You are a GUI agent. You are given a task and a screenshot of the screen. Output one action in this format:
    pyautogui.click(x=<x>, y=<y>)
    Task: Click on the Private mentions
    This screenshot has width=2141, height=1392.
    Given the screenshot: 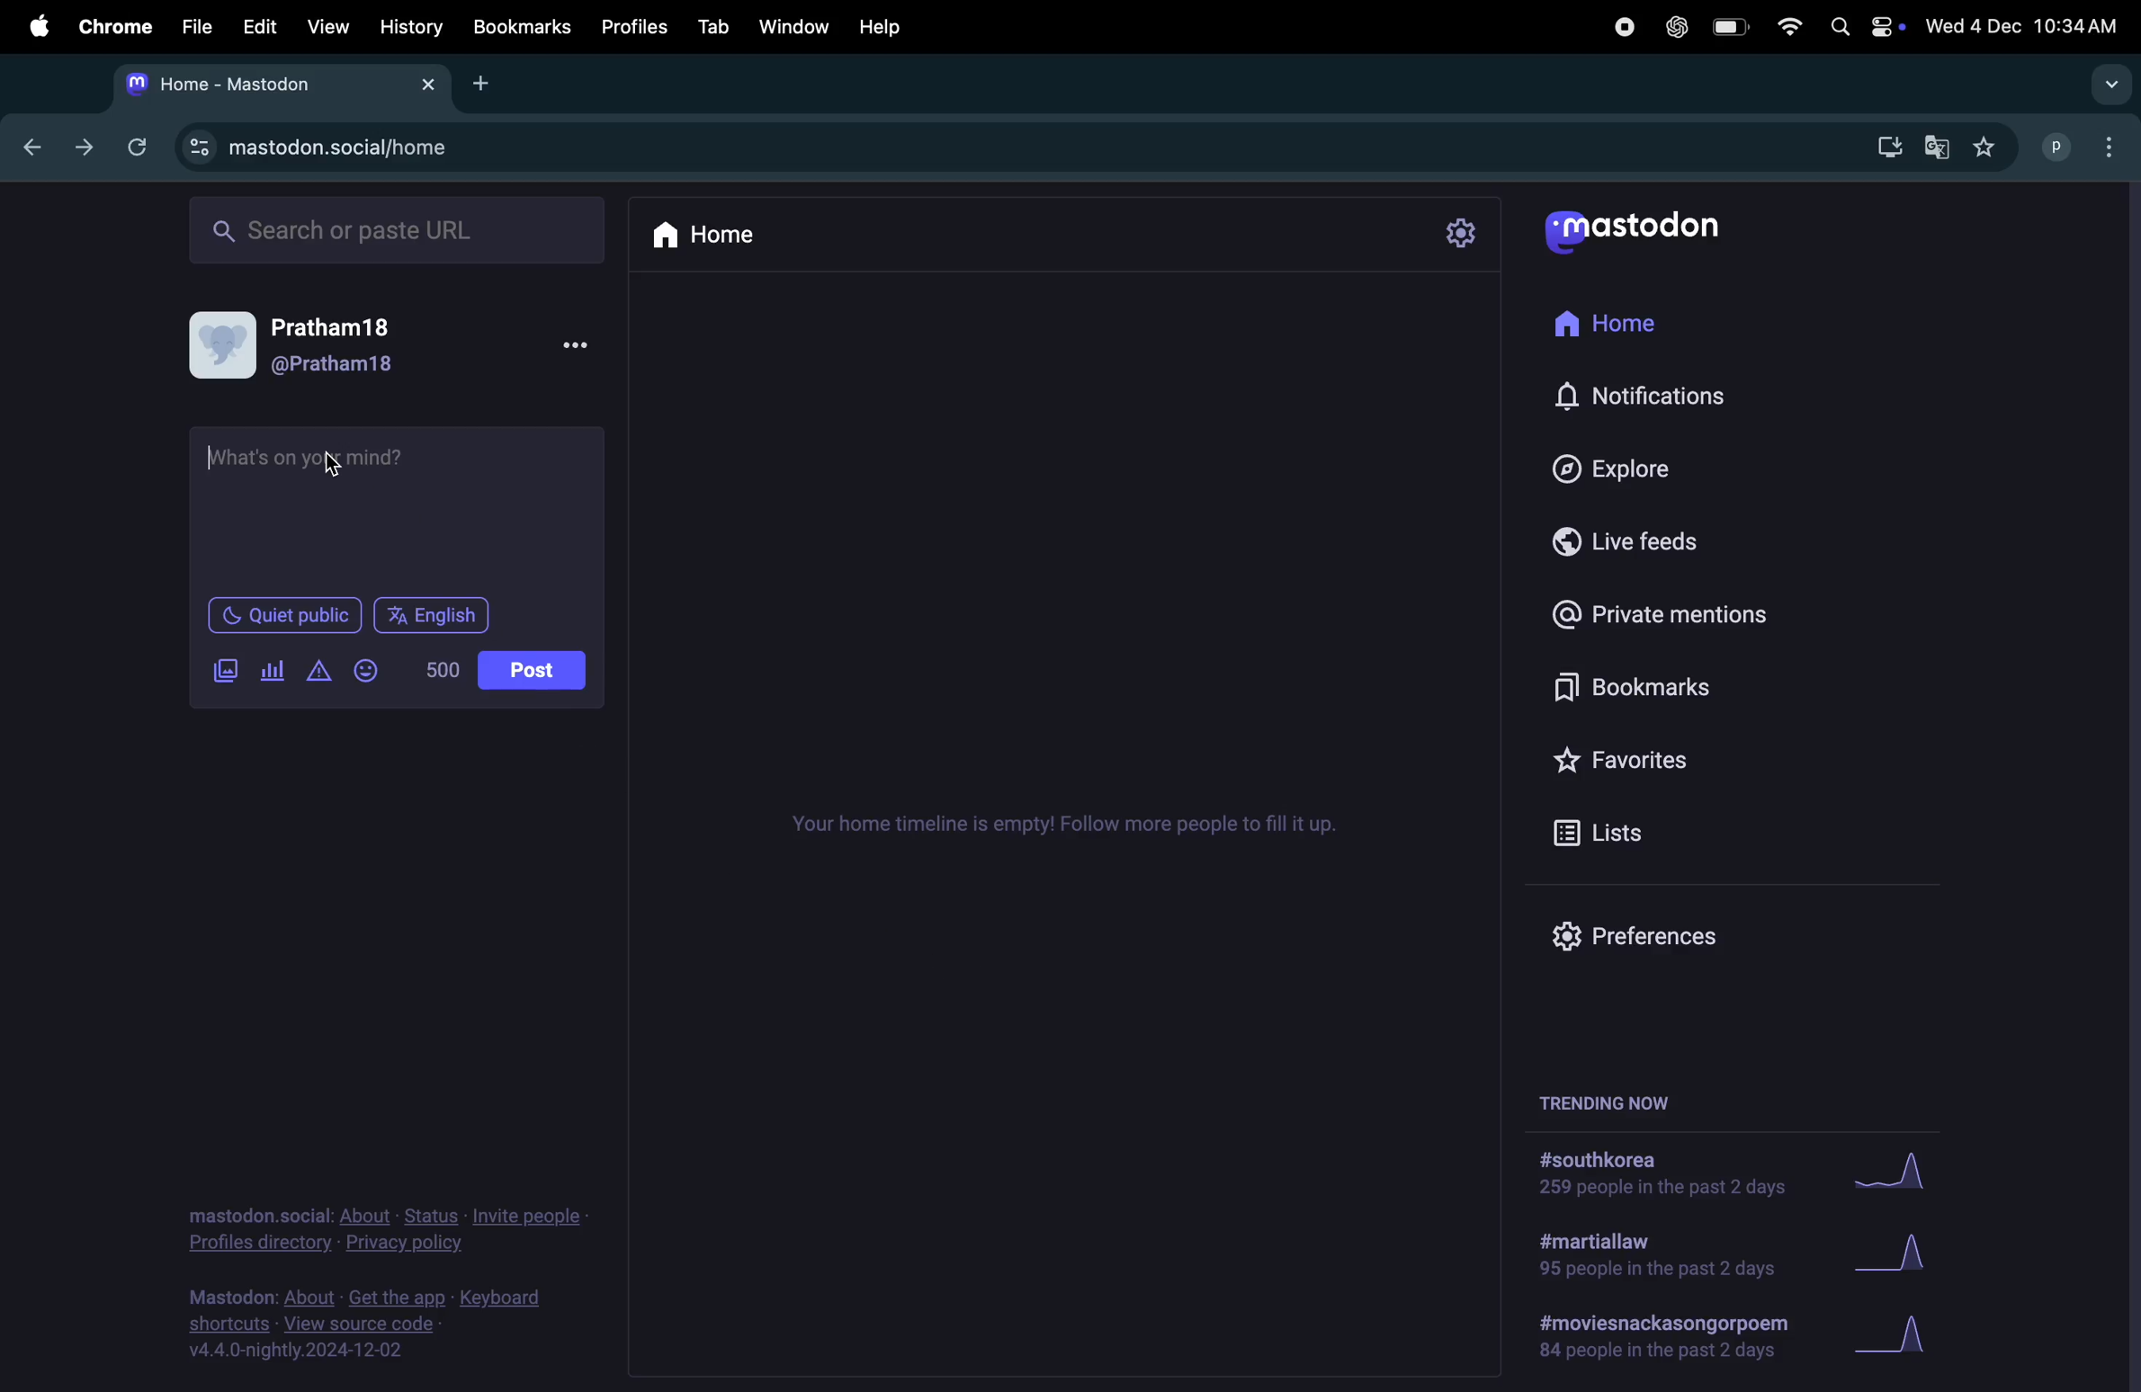 What is the action you would take?
    pyautogui.click(x=1685, y=614)
    